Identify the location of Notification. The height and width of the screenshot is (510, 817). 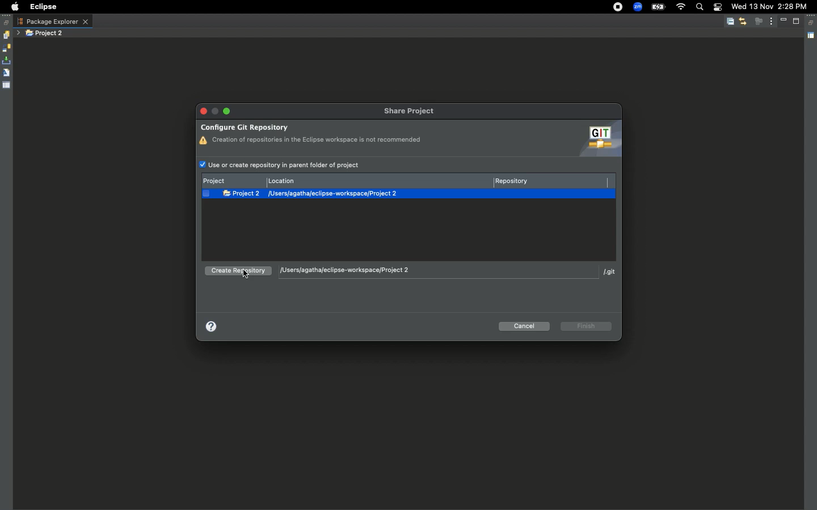
(717, 8).